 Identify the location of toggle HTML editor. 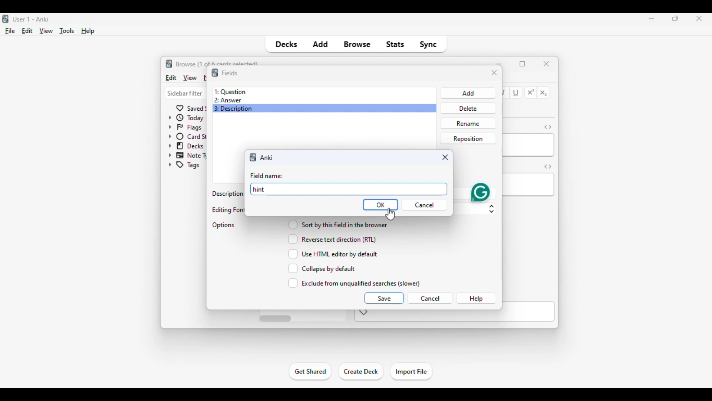
(548, 166).